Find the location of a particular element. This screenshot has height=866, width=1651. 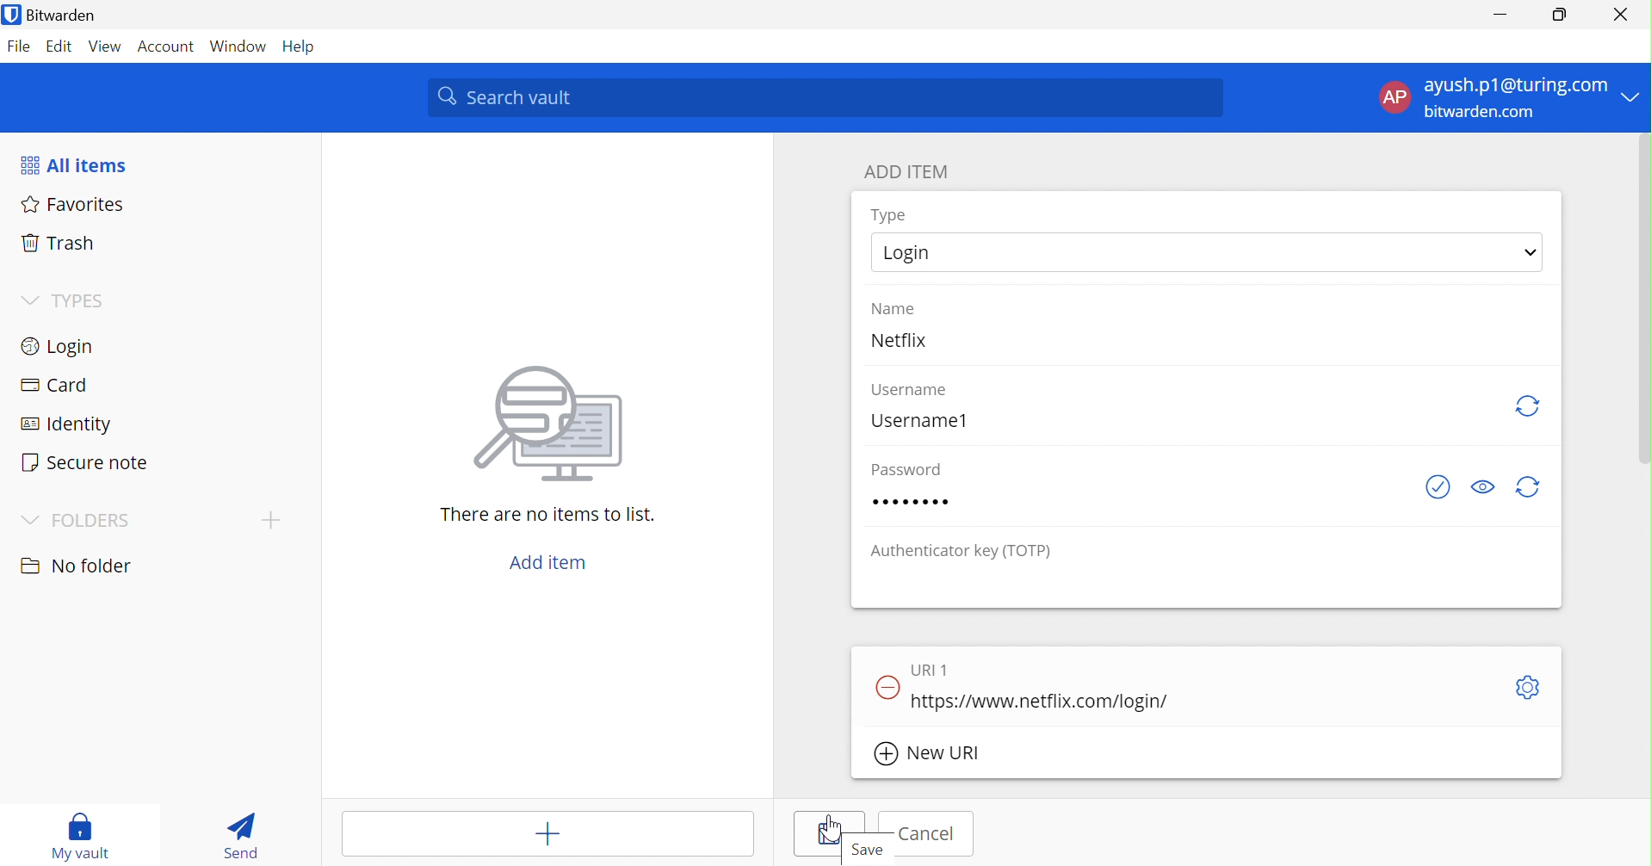

Add item is located at coordinates (547, 833).